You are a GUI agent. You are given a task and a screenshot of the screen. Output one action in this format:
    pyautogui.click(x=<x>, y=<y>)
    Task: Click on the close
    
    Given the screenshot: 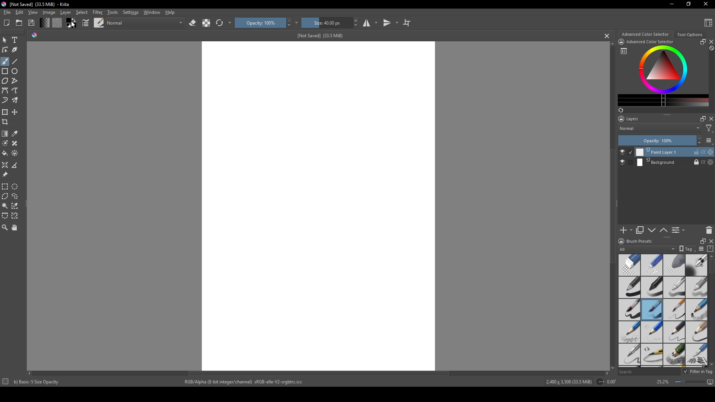 What is the action you would take?
    pyautogui.click(x=711, y=119)
    